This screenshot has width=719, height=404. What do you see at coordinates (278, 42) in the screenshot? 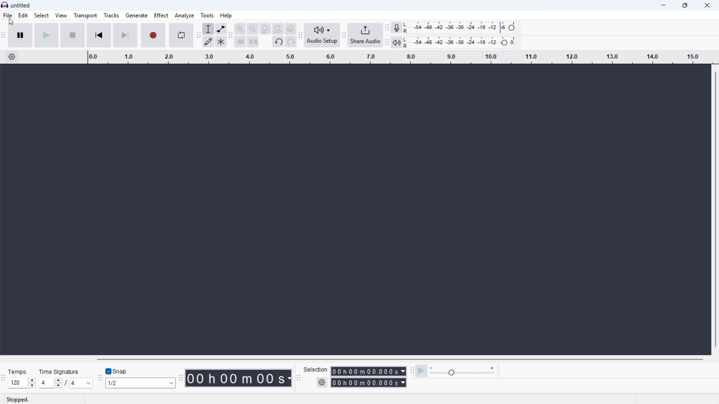
I see `Undo` at bounding box center [278, 42].